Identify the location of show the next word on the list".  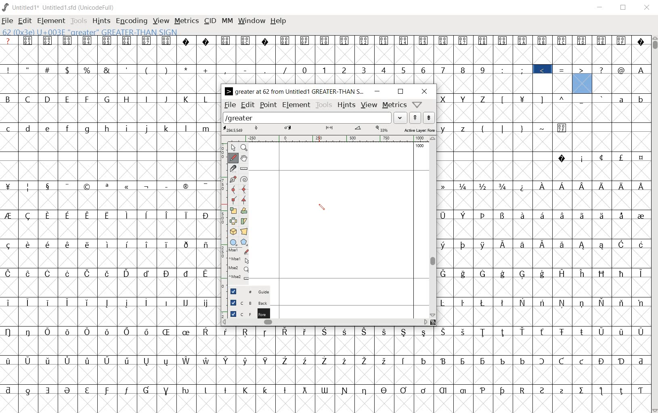
(416, 118).